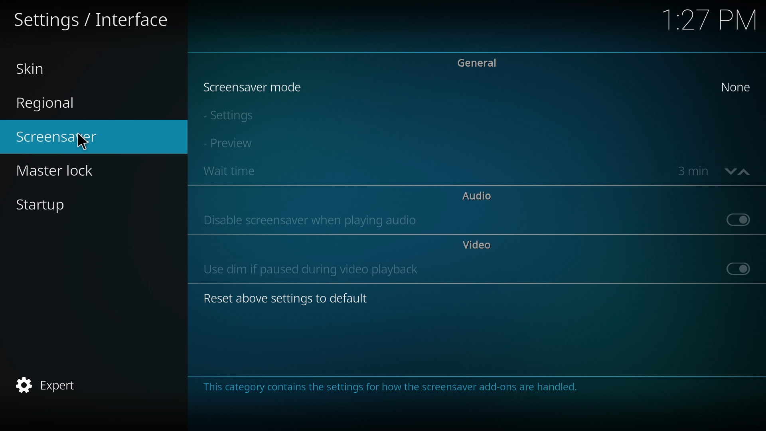 This screenshot has height=431, width=766. What do you see at coordinates (393, 387) in the screenshot?
I see `info` at bounding box center [393, 387].